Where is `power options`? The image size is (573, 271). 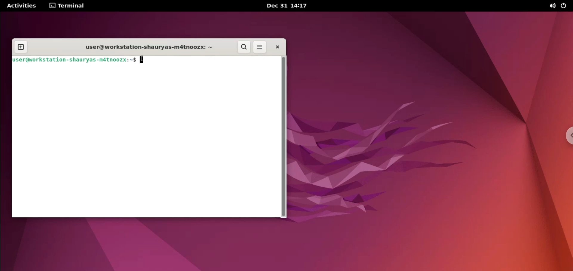 power options is located at coordinates (566, 6).